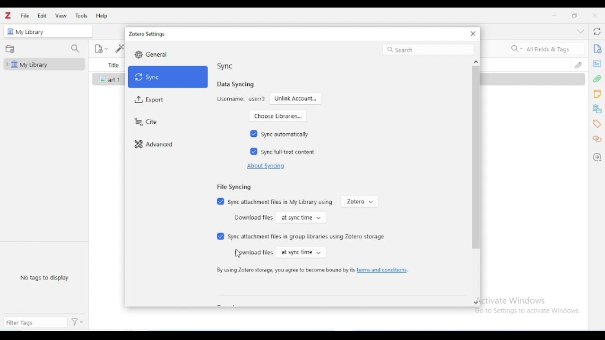  What do you see at coordinates (383, 270) in the screenshot?
I see `terms and conditions.` at bounding box center [383, 270].